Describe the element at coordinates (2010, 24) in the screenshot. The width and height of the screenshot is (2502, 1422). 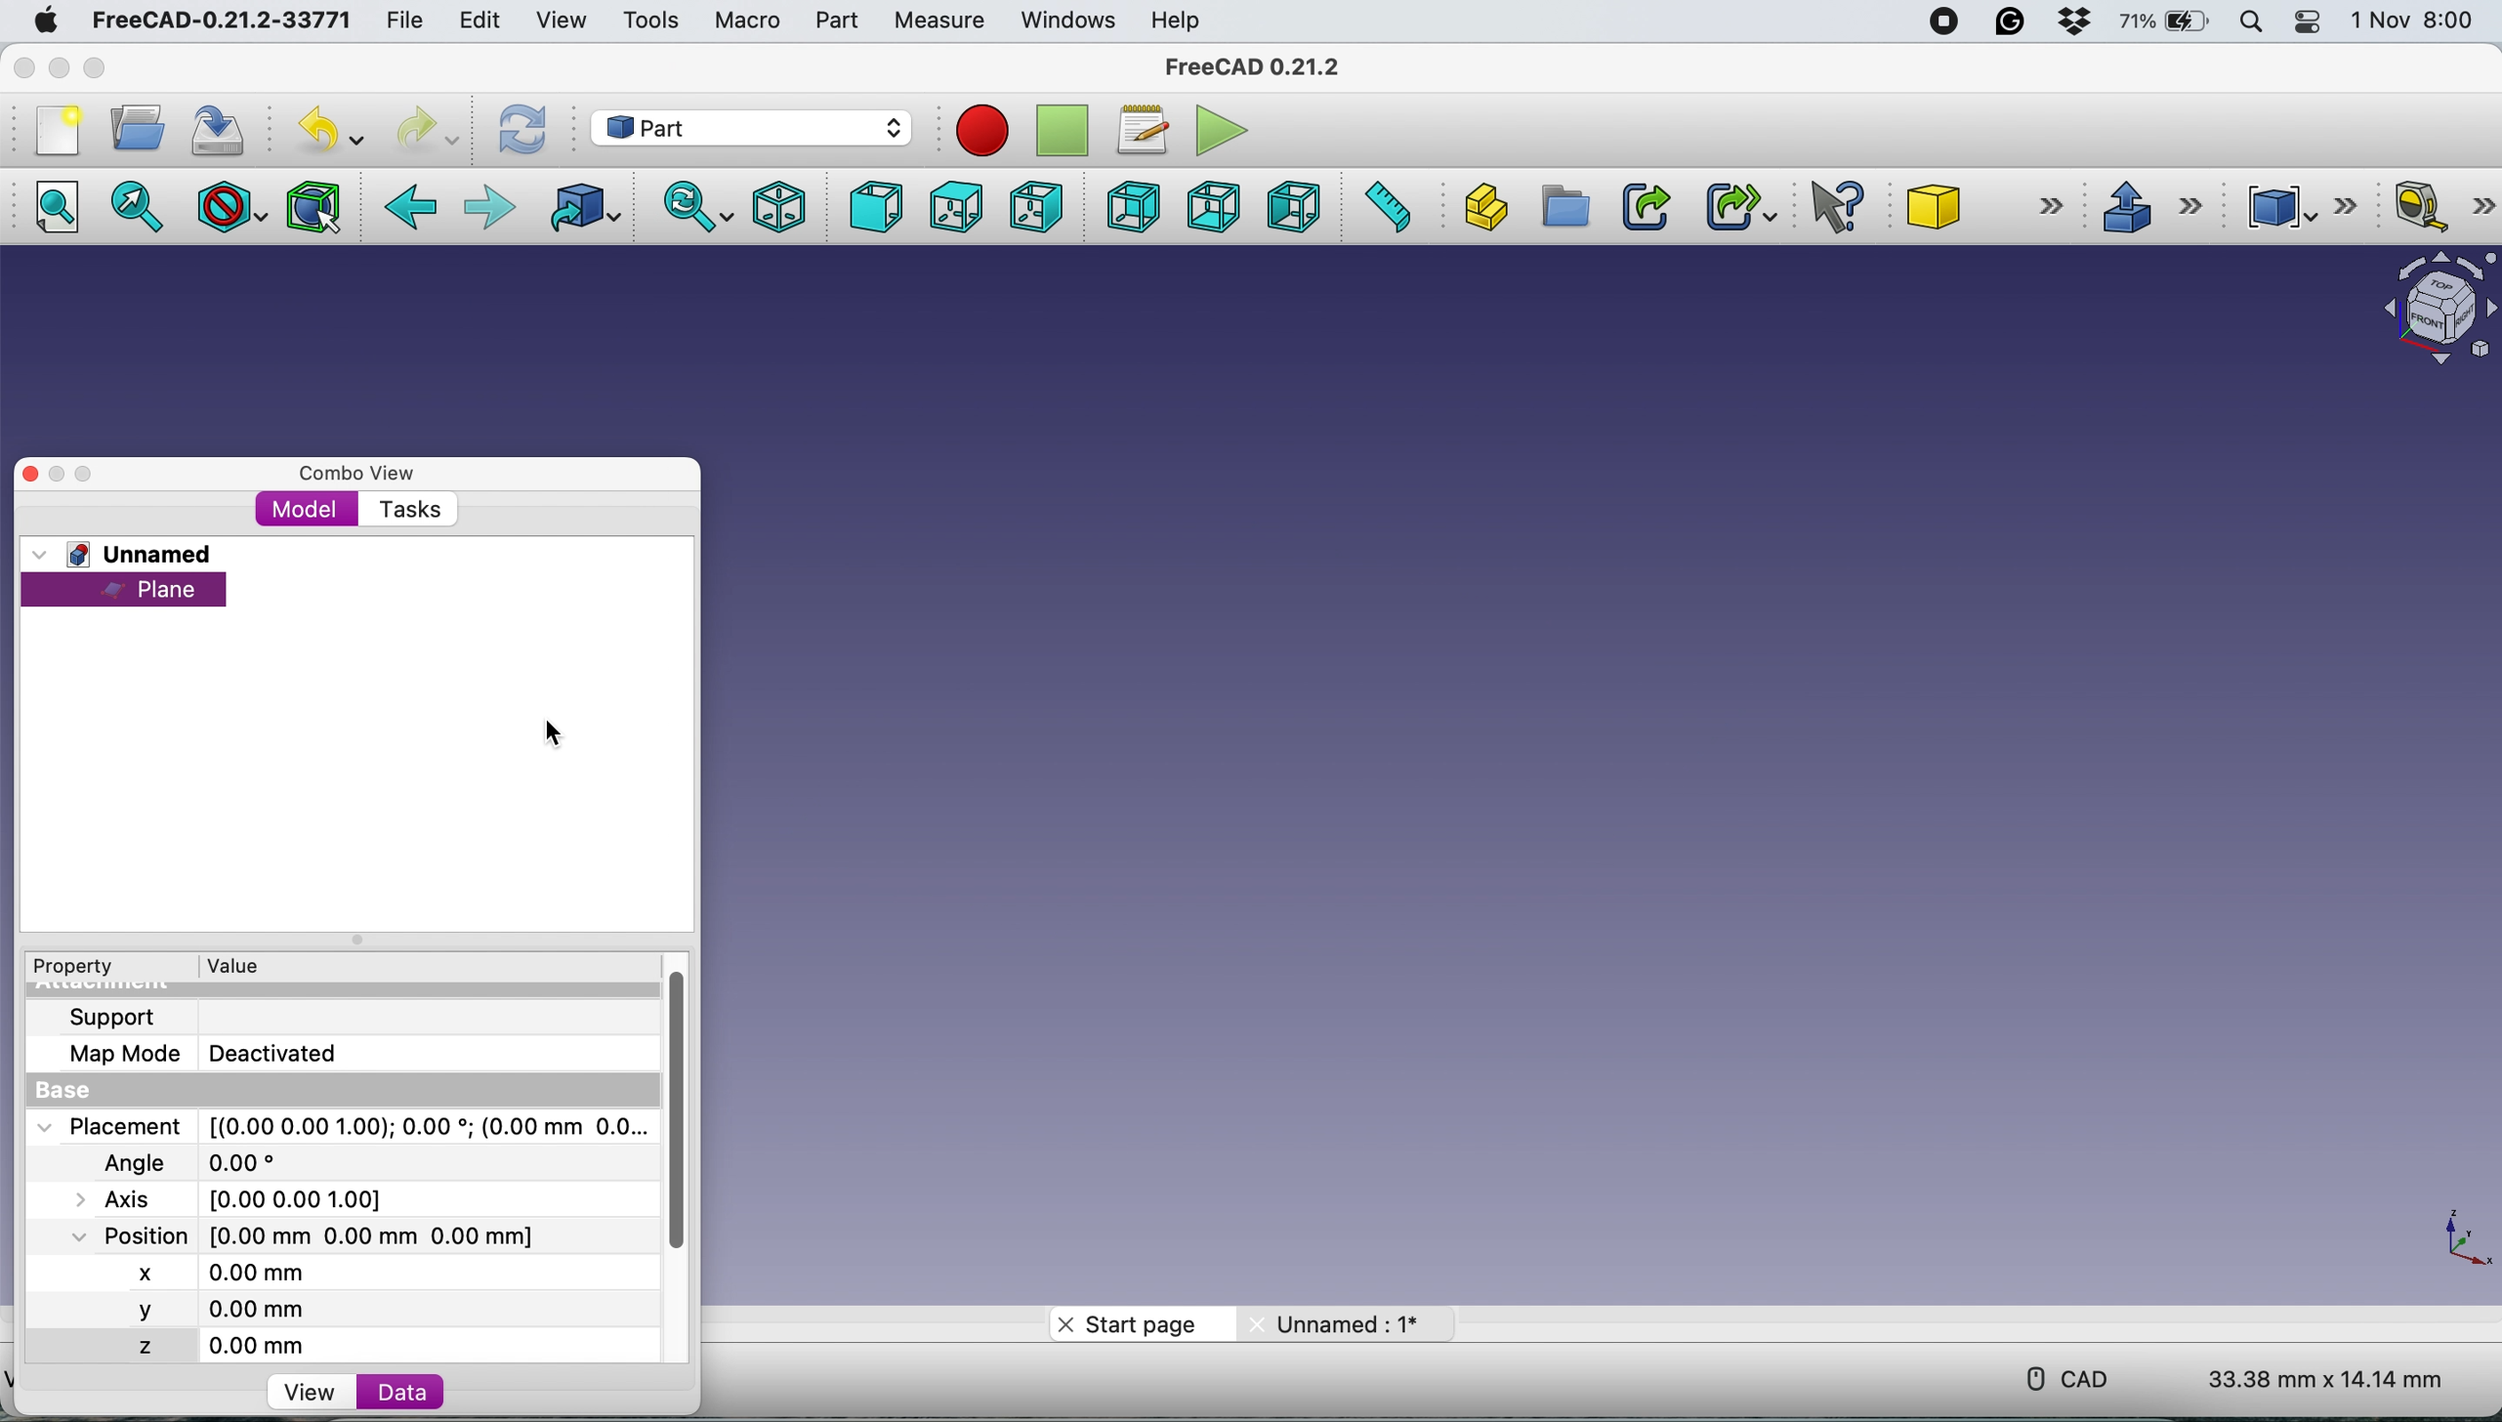
I see `grammarly` at that location.